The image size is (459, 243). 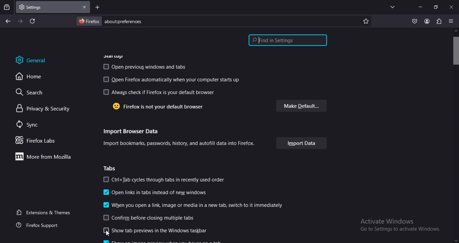 What do you see at coordinates (302, 105) in the screenshot?
I see `make default` at bounding box center [302, 105].